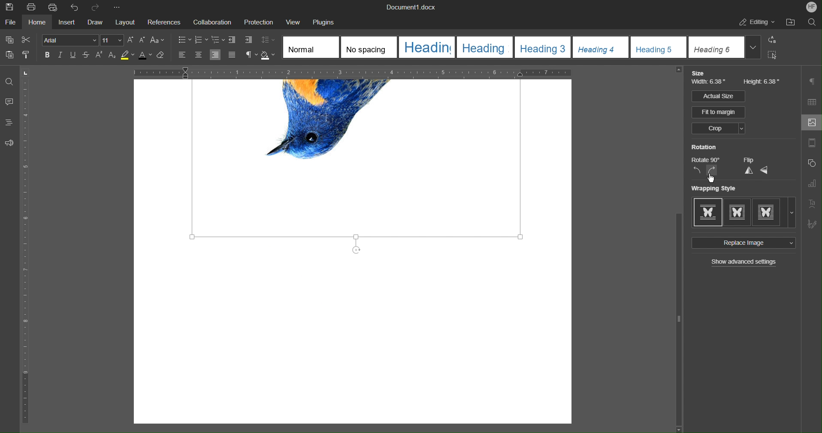  I want to click on Find, so click(811, 22).